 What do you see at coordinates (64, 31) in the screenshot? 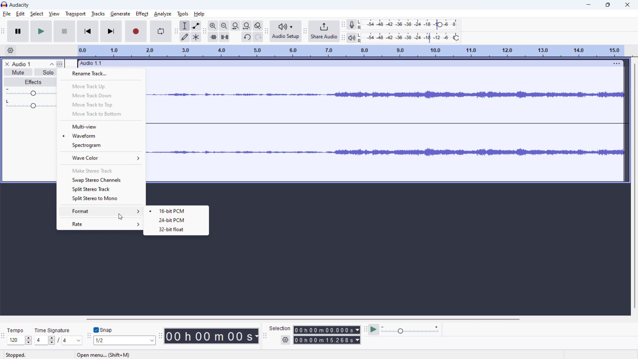
I see `stop` at bounding box center [64, 31].